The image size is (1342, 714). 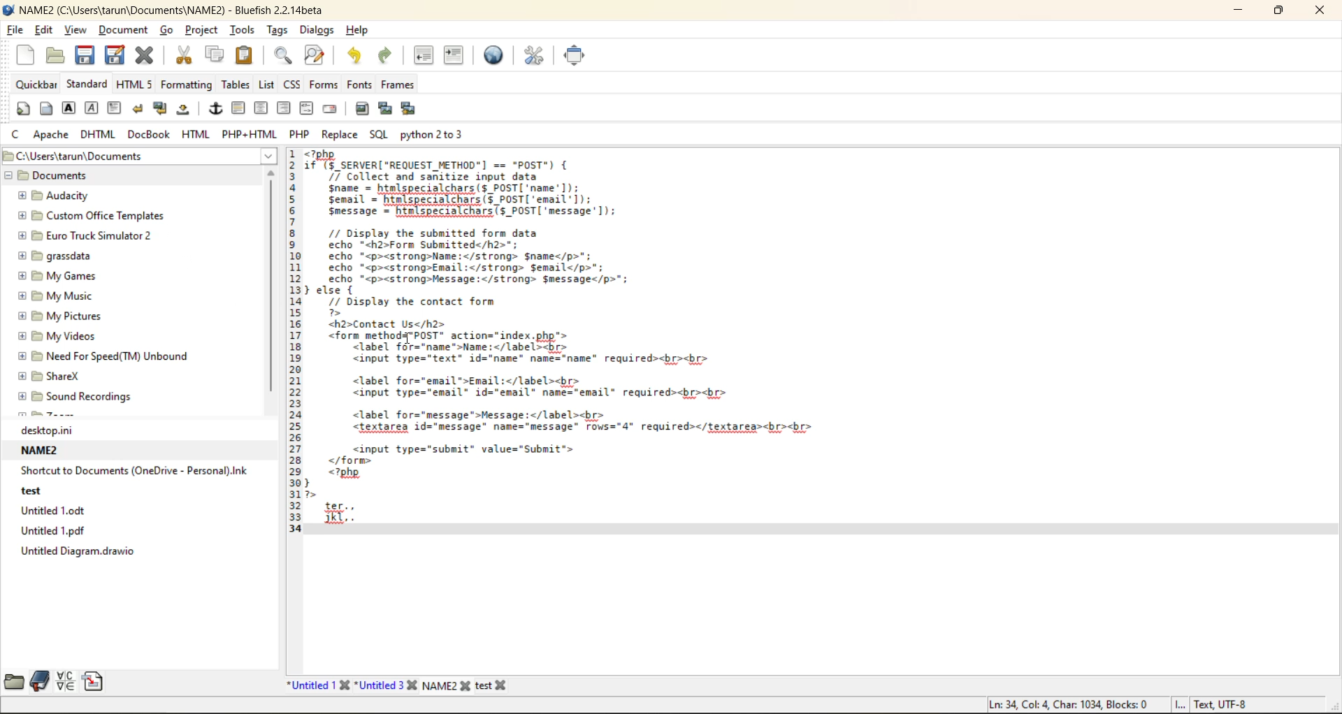 I want to click on audacity, so click(x=69, y=196).